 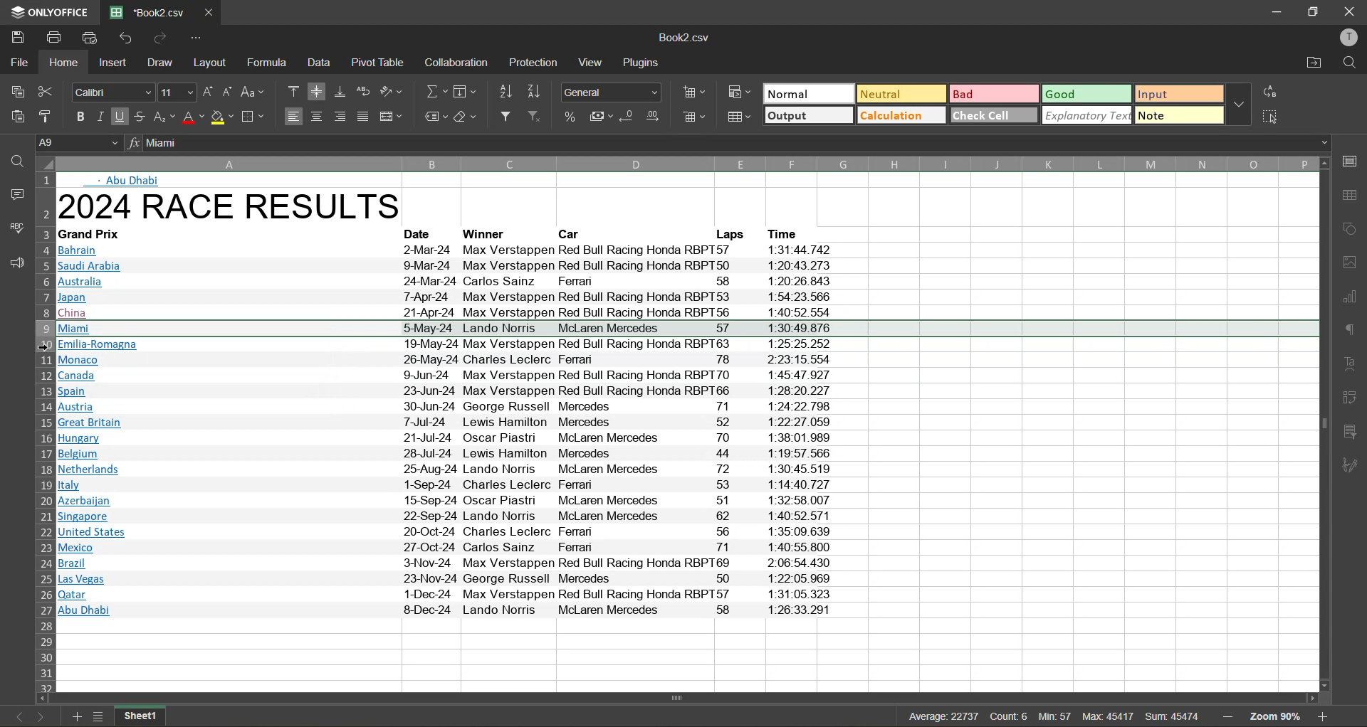 I want to click on wrap text, so click(x=363, y=91).